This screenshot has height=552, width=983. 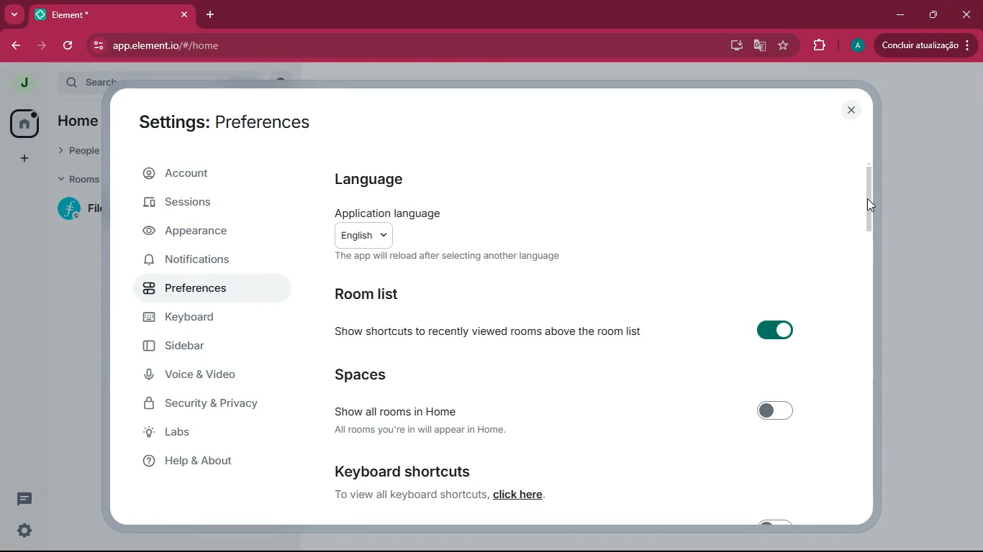 I want to click on sidebar, so click(x=195, y=348).